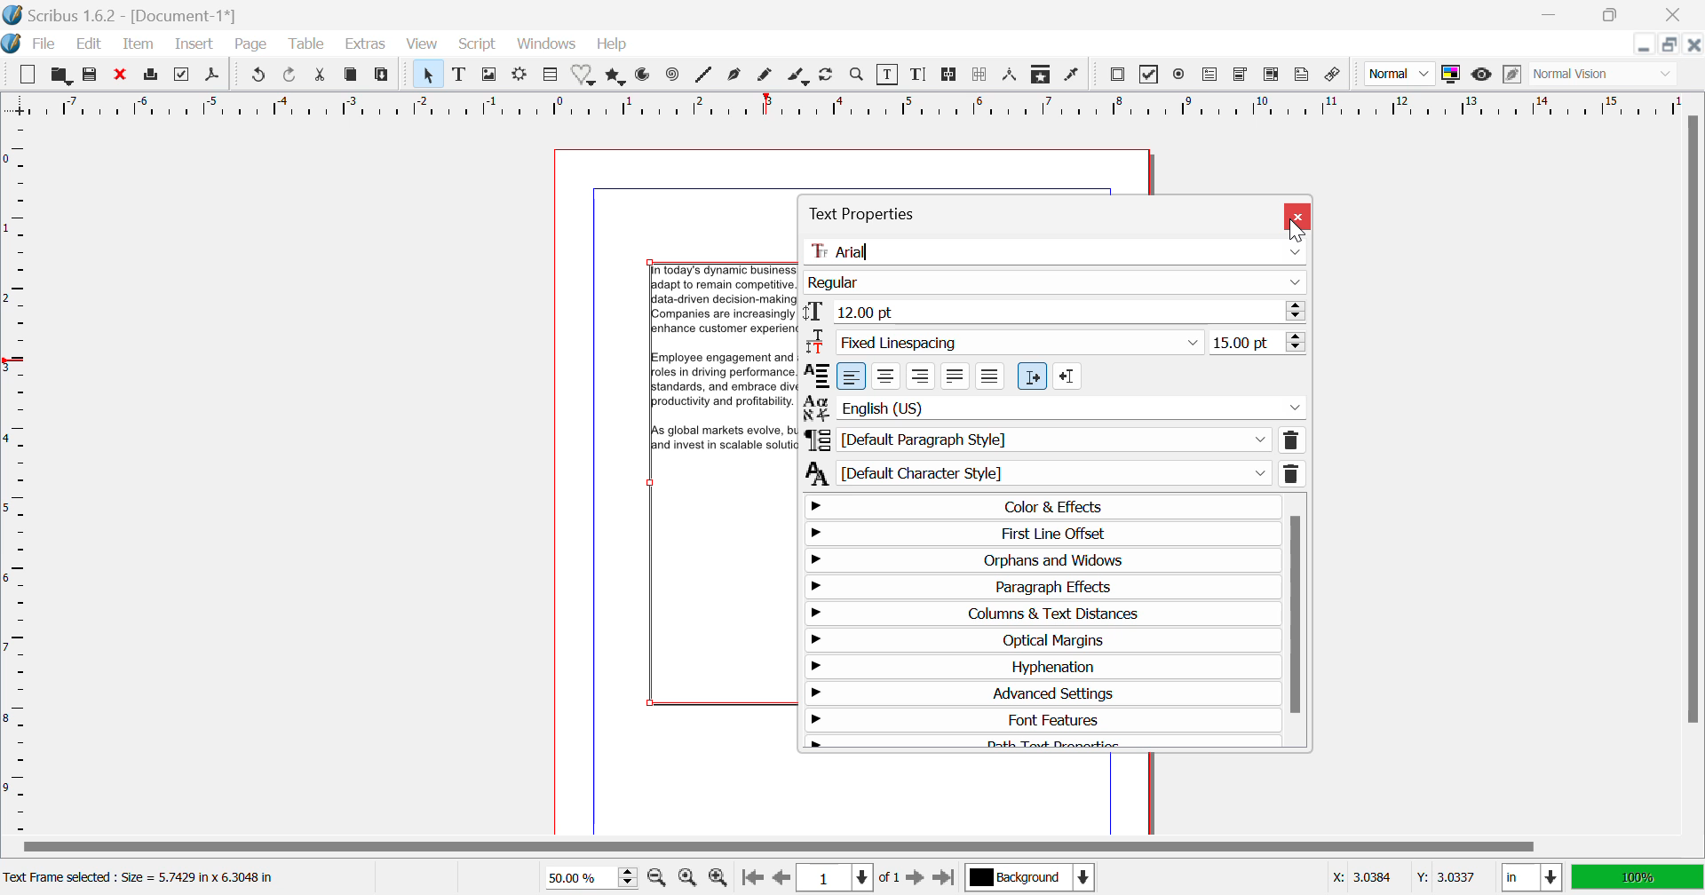 Image resolution: width=1705 pixels, height=895 pixels. I want to click on Redo, so click(292, 75).